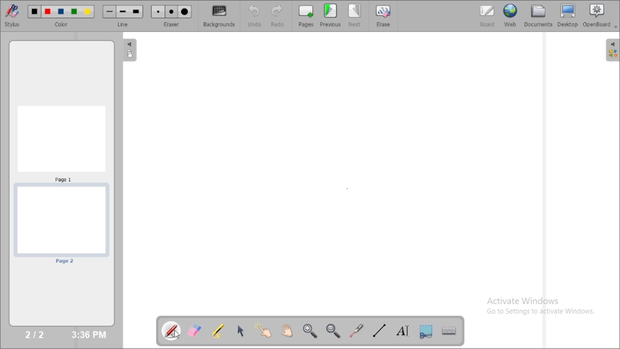  Describe the element at coordinates (124, 12) in the screenshot. I see `Medium line` at that location.